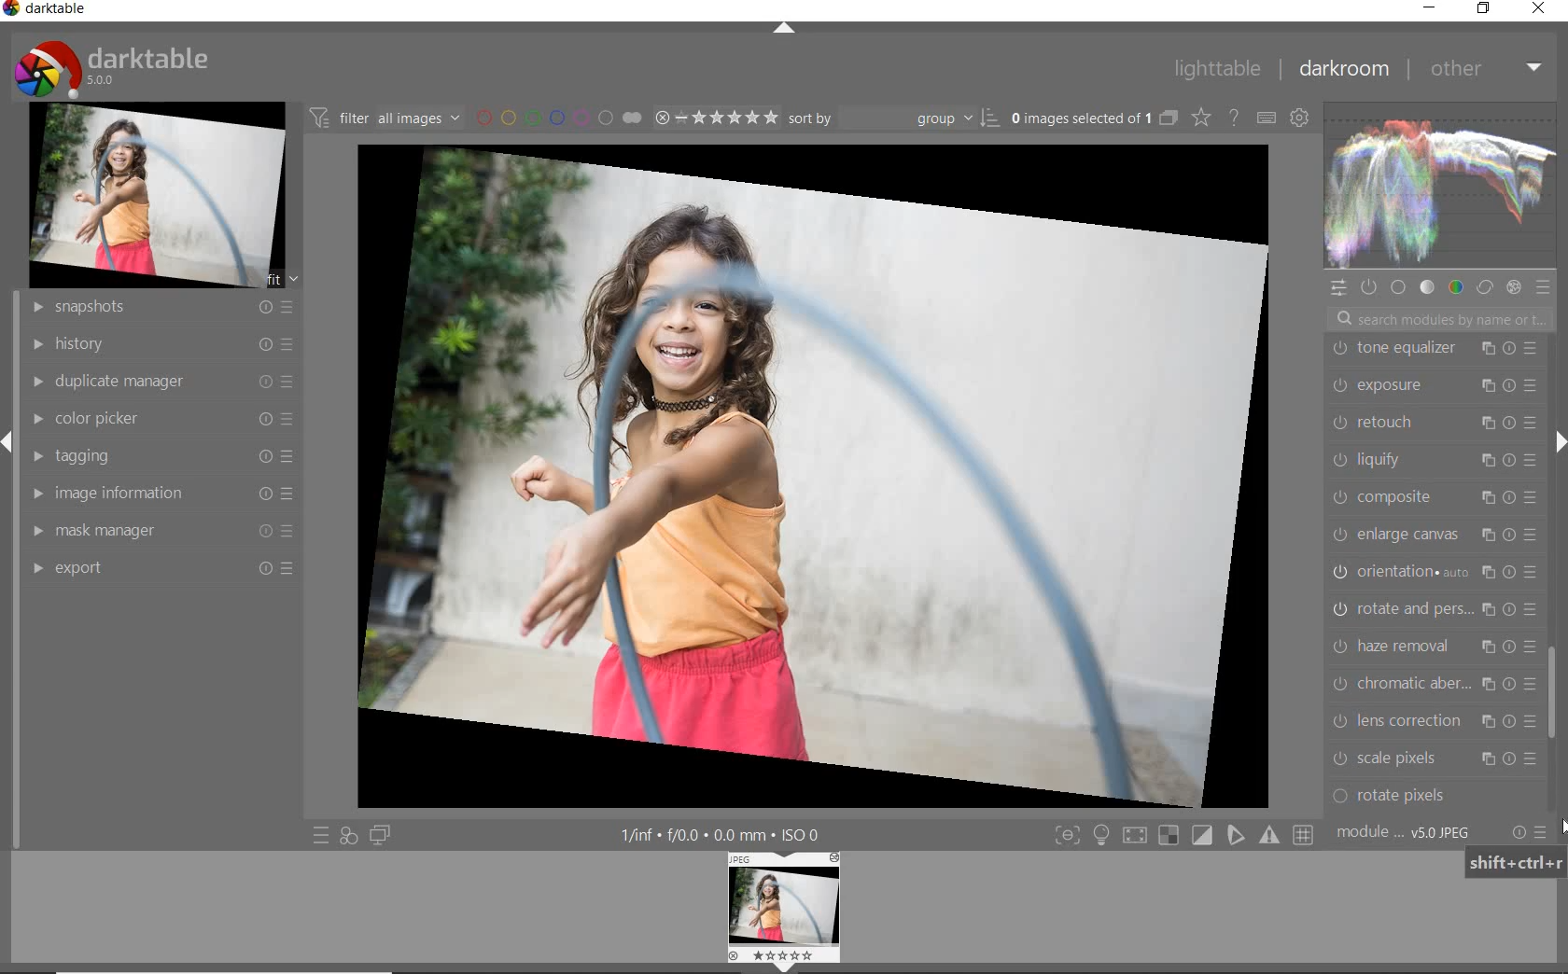  What do you see at coordinates (160, 418) in the screenshot?
I see `color picker` at bounding box center [160, 418].